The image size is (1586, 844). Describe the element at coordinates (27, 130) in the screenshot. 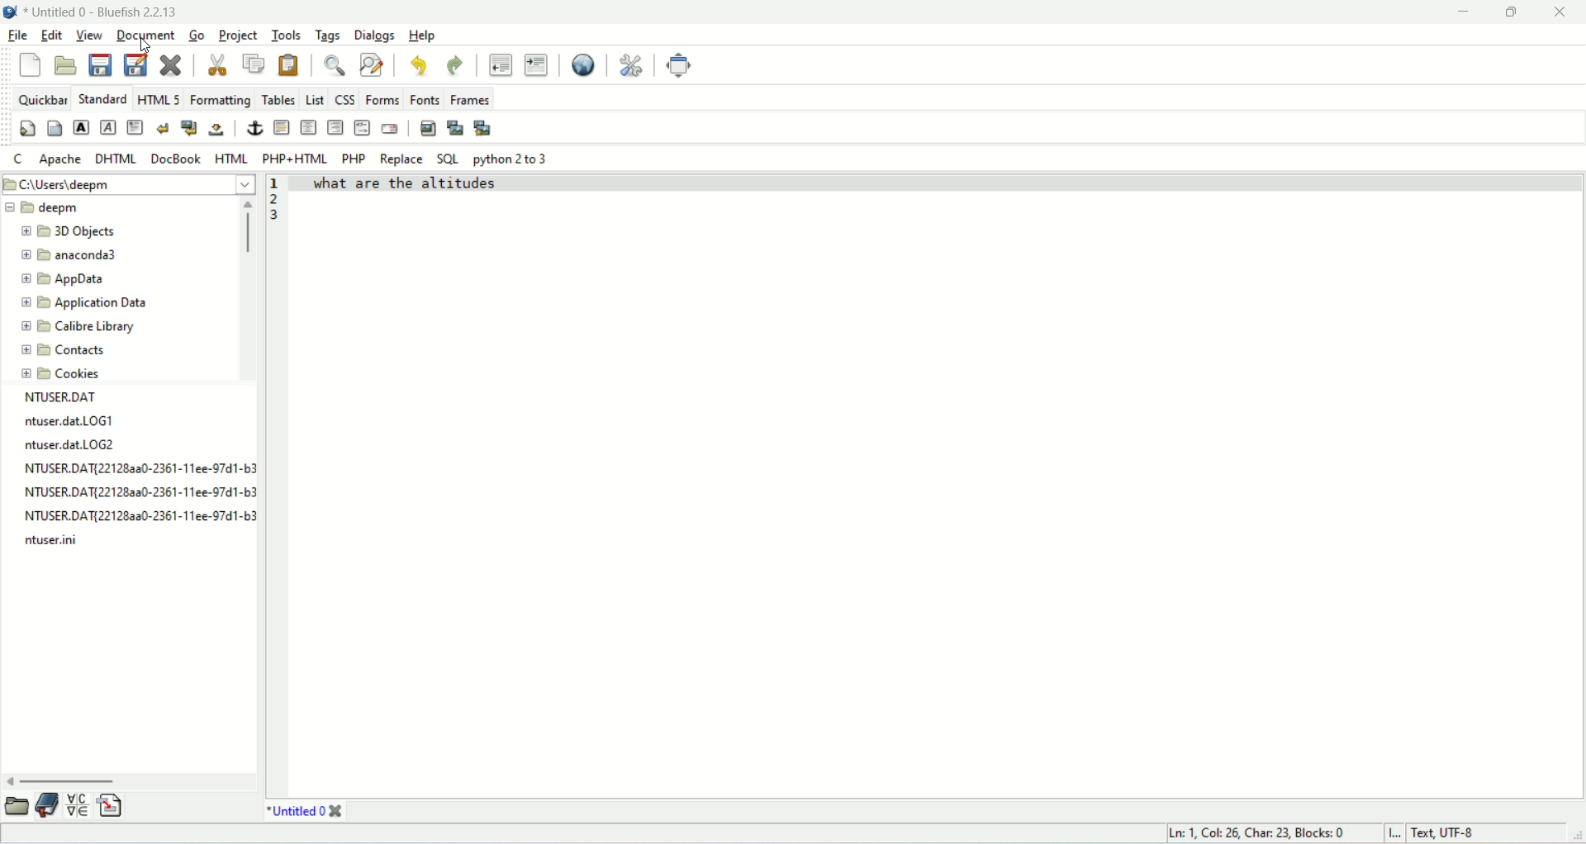

I see `quickstart` at that location.